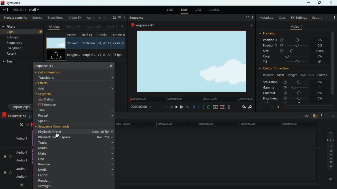  I want to click on close, so click(111, 66).